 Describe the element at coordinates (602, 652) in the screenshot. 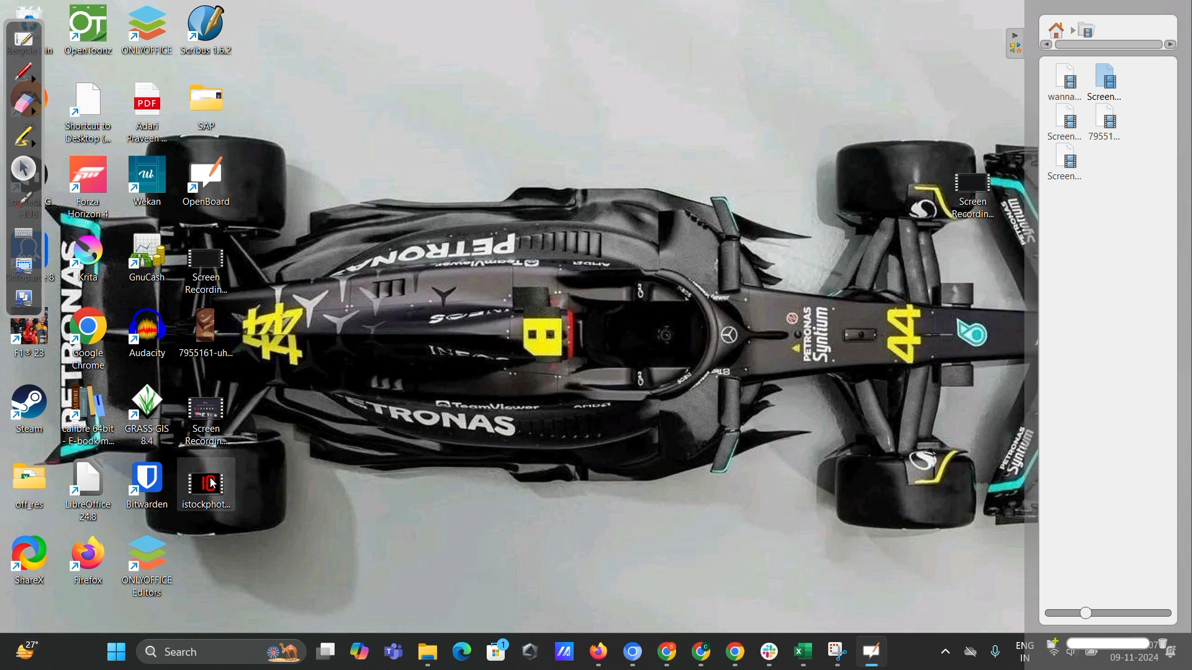

I see `minimized google chrome` at that location.